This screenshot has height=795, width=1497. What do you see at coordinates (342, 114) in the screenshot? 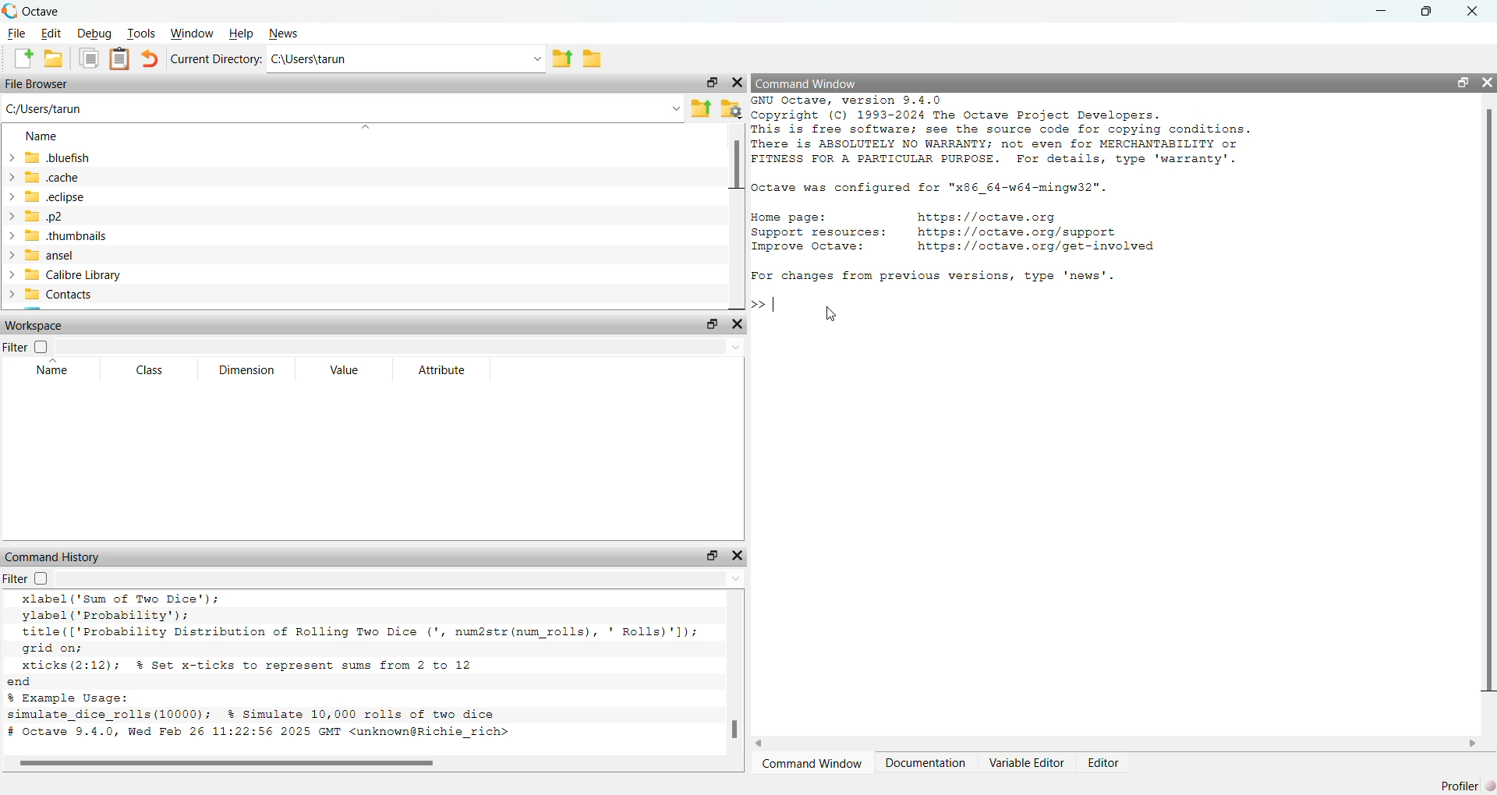
I see `C:/users/tarun` at bounding box center [342, 114].